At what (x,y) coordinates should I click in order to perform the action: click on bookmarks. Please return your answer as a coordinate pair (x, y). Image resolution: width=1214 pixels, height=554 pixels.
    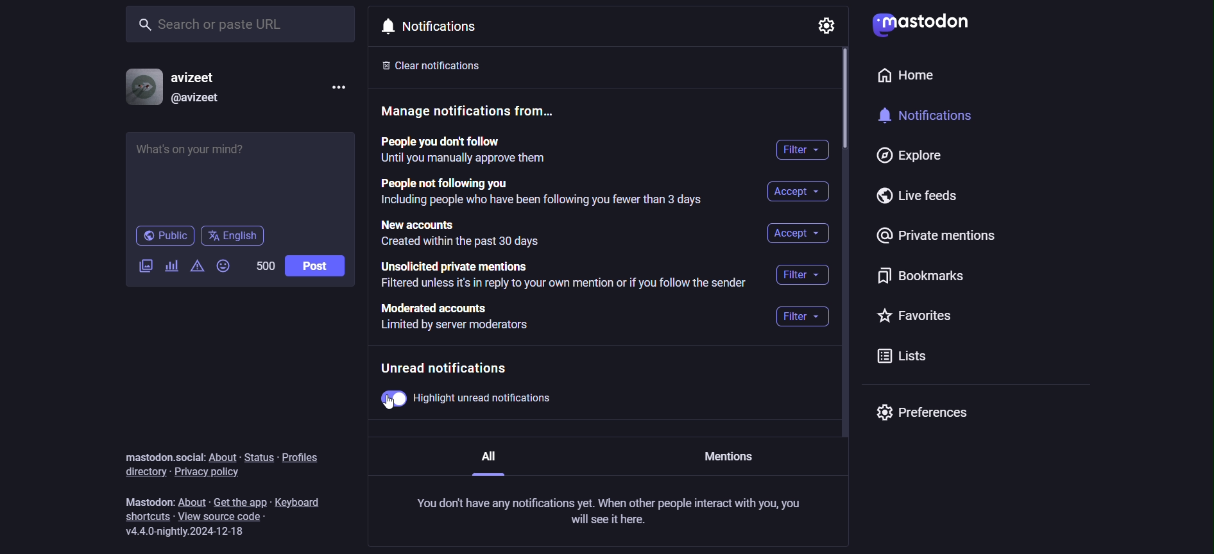
    Looking at the image, I should click on (917, 280).